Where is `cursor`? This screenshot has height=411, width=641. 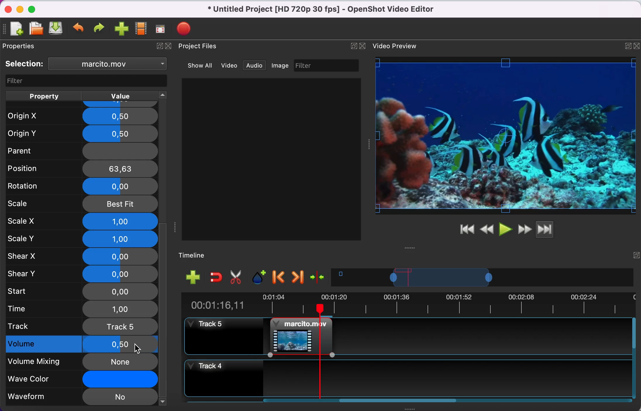 cursor is located at coordinates (138, 348).